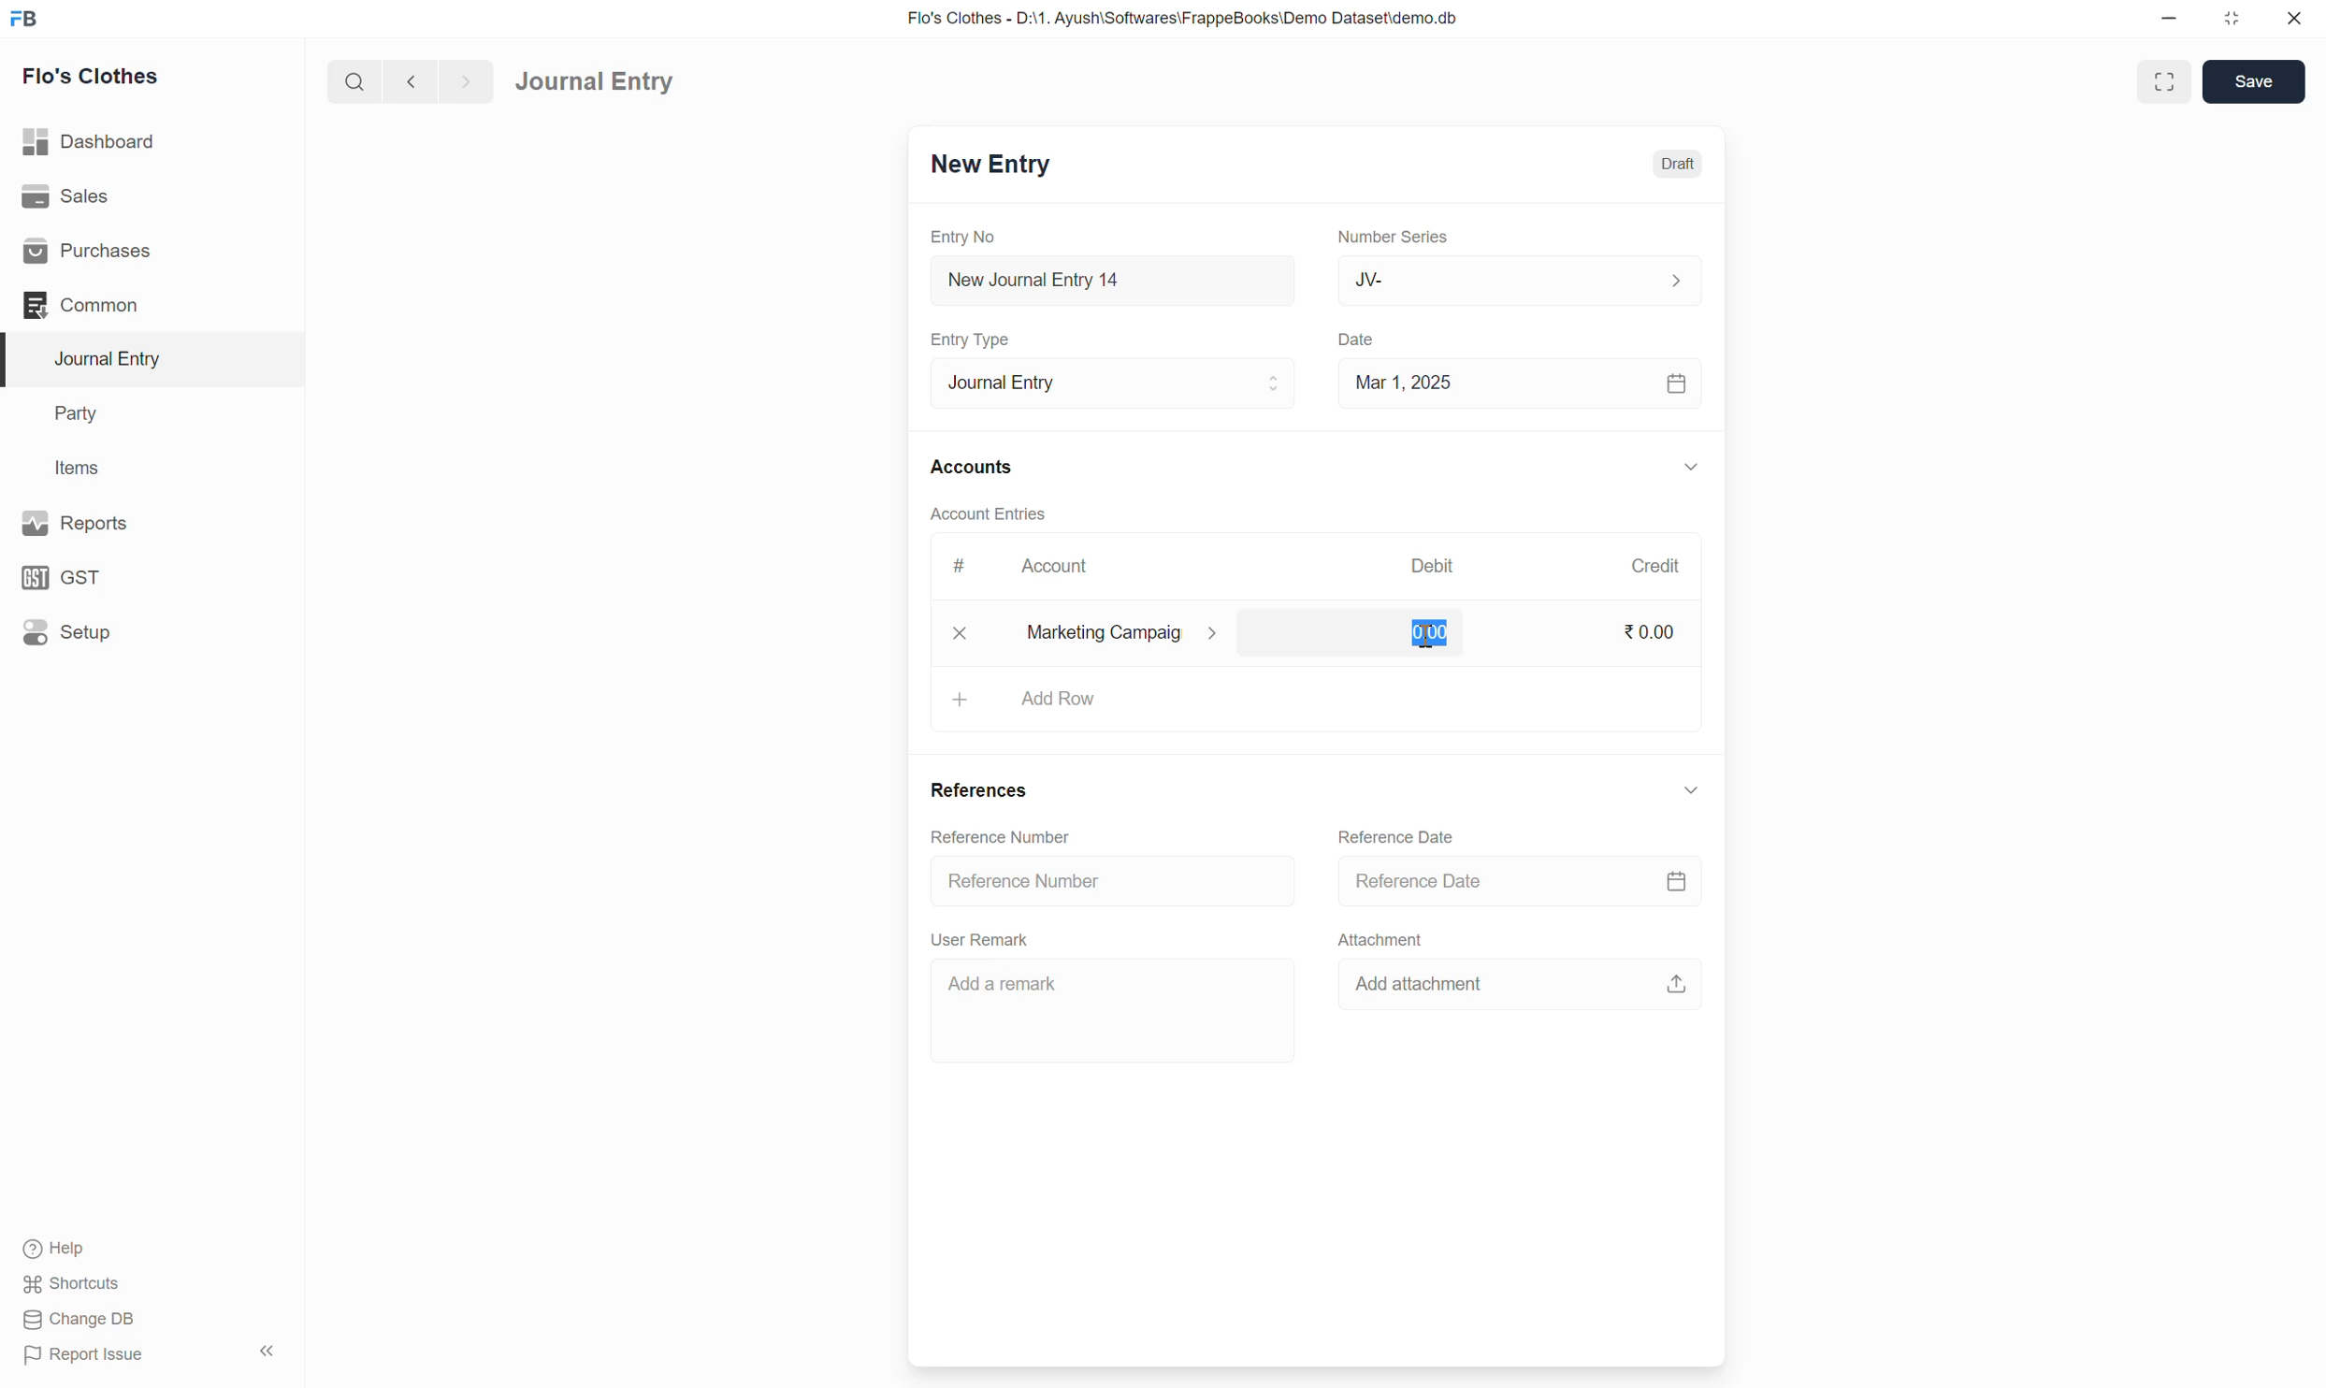 This screenshot has width=2326, height=1388. What do you see at coordinates (115, 358) in the screenshot?
I see `Journal Entry` at bounding box center [115, 358].